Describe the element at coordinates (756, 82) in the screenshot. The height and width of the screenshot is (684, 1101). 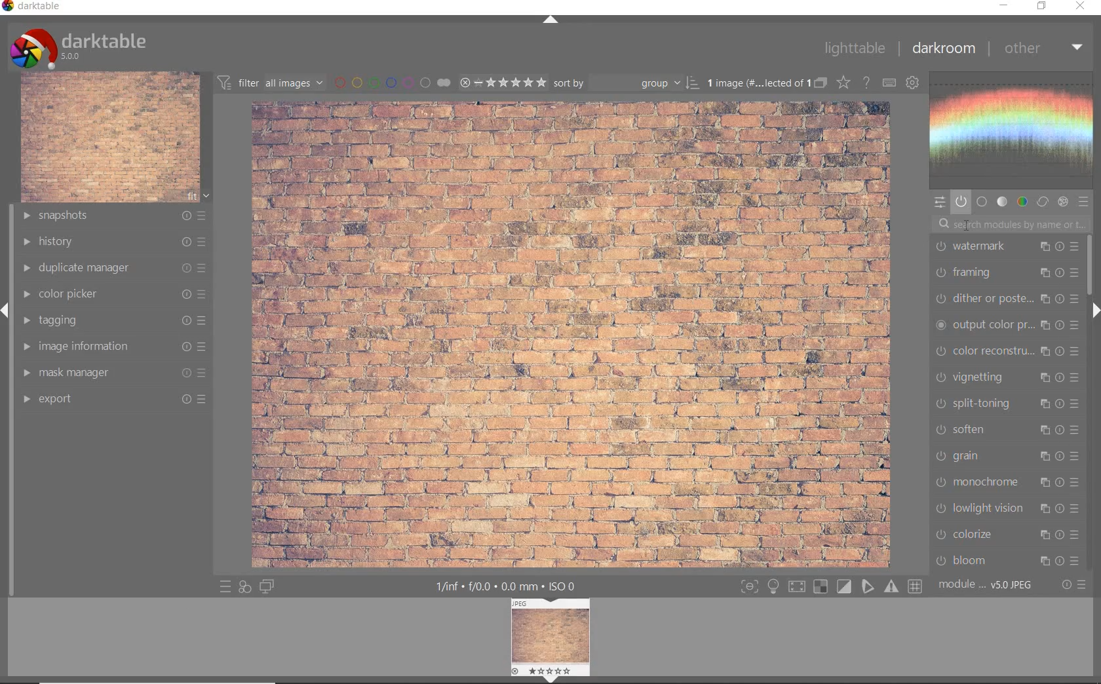
I see `1 image (# ... lected of` at that location.